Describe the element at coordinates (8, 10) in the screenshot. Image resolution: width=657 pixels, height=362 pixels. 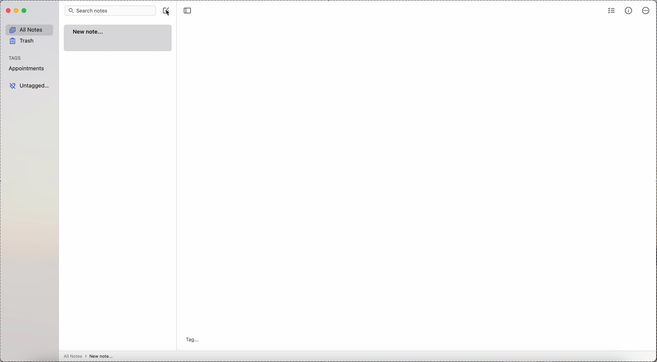
I see `close Simplenote` at that location.